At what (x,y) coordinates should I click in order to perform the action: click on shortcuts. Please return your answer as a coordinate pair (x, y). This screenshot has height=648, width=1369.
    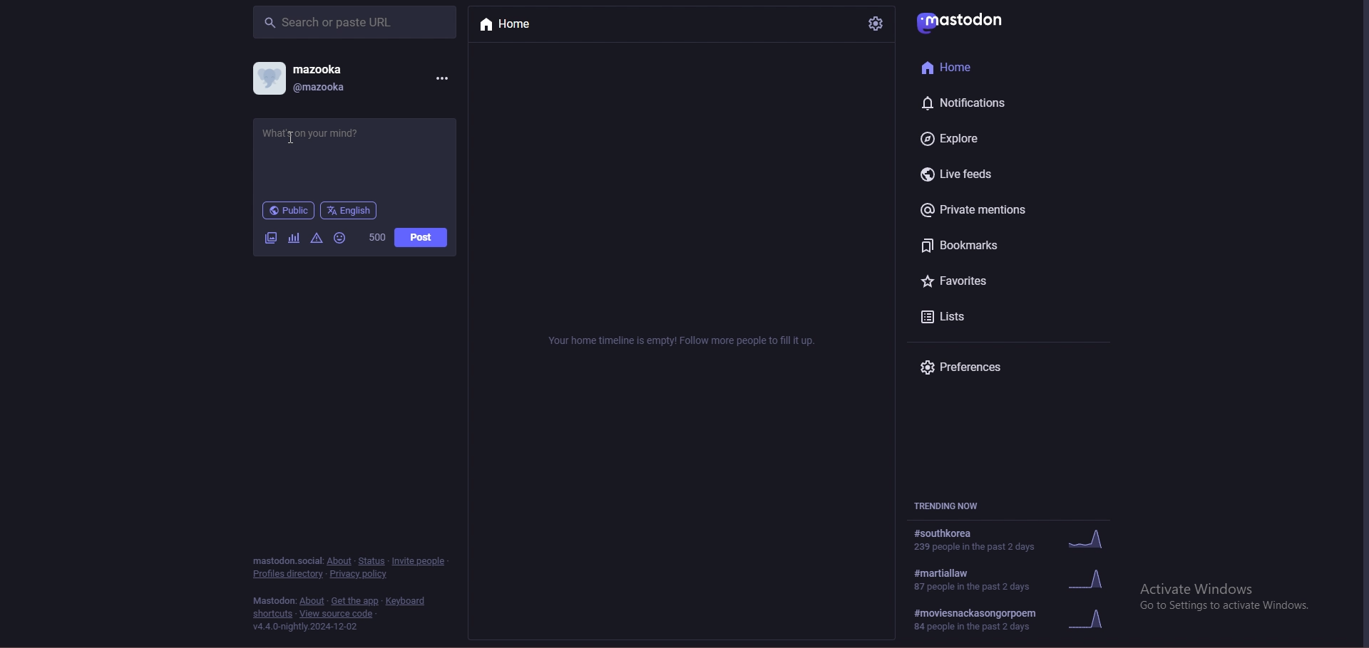
    Looking at the image, I should click on (273, 614).